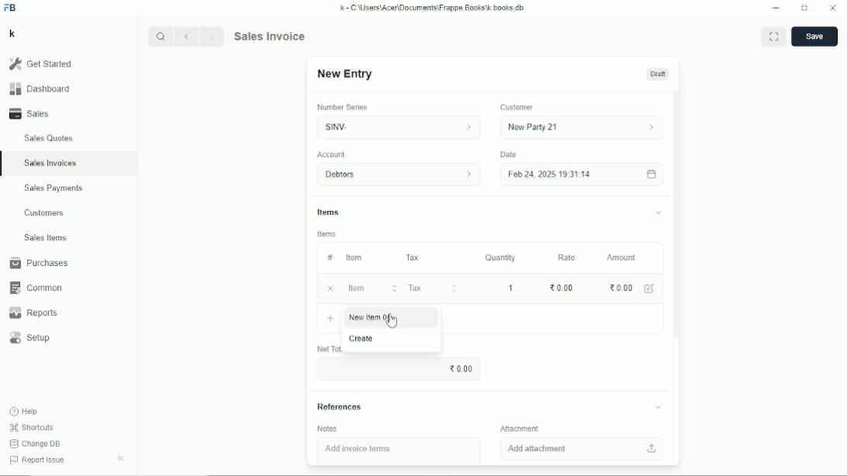 Image resolution: width=847 pixels, height=476 pixels. What do you see at coordinates (189, 36) in the screenshot?
I see `Backward` at bounding box center [189, 36].